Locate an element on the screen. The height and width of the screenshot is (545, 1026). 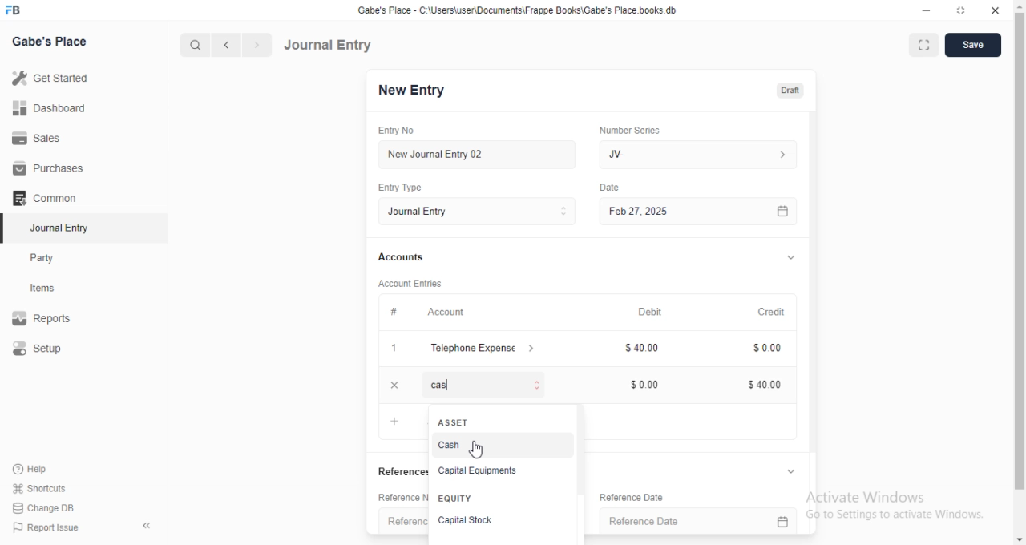
# is located at coordinates (400, 311).